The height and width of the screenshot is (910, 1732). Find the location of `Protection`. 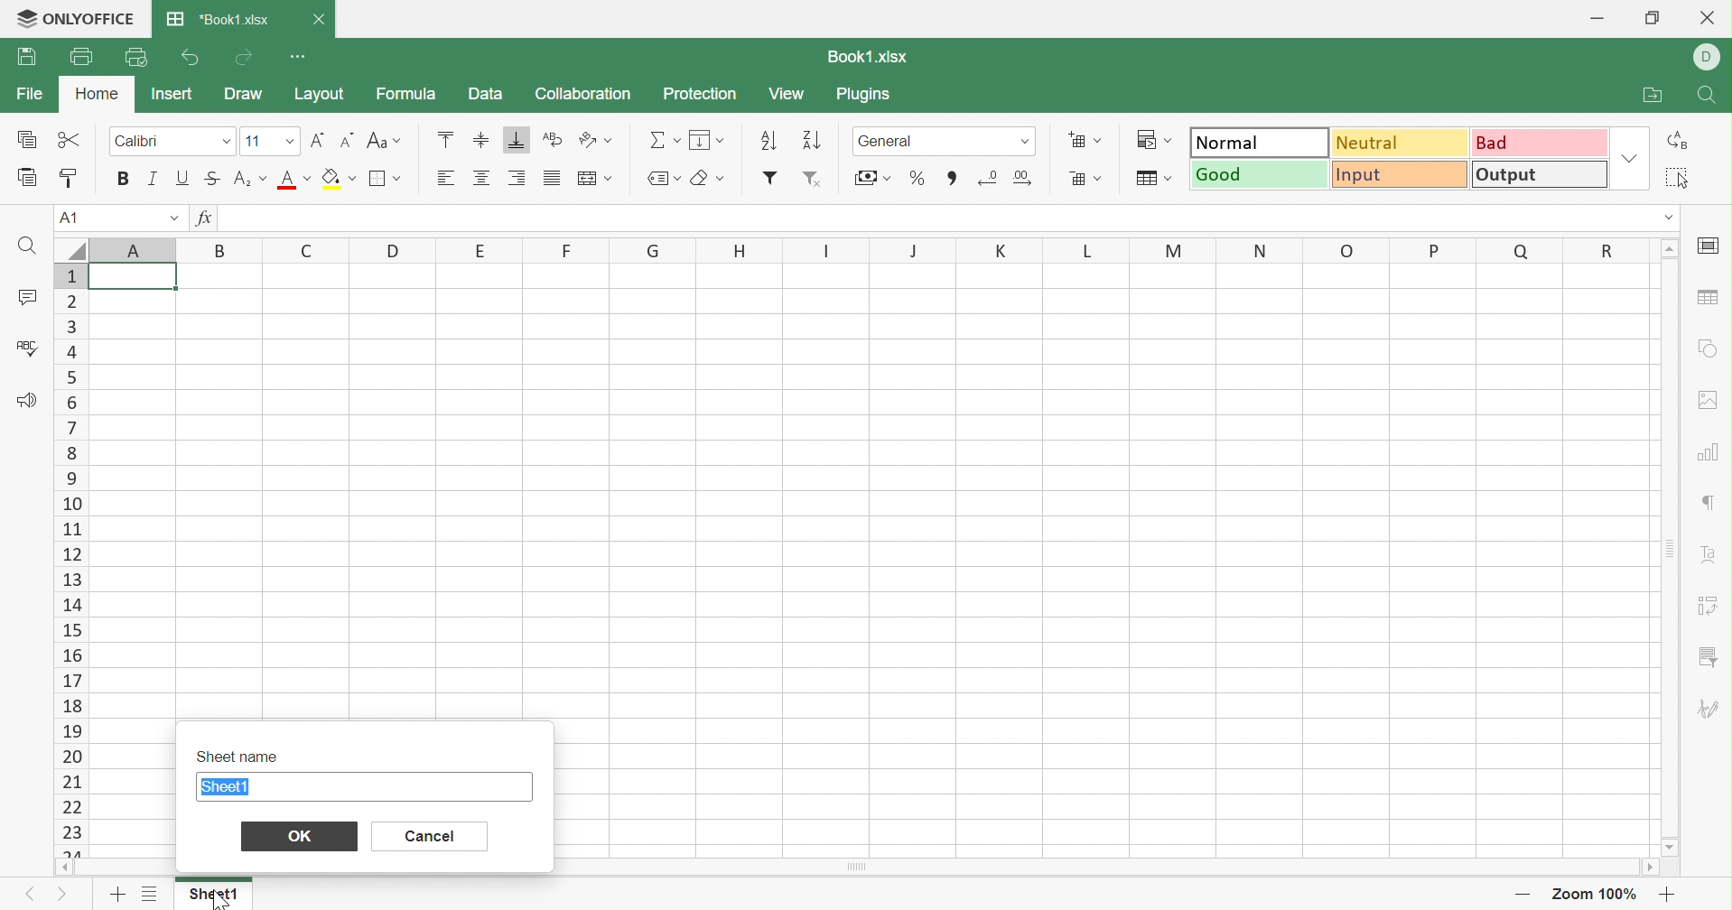

Protection is located at coordinates (702, 93).